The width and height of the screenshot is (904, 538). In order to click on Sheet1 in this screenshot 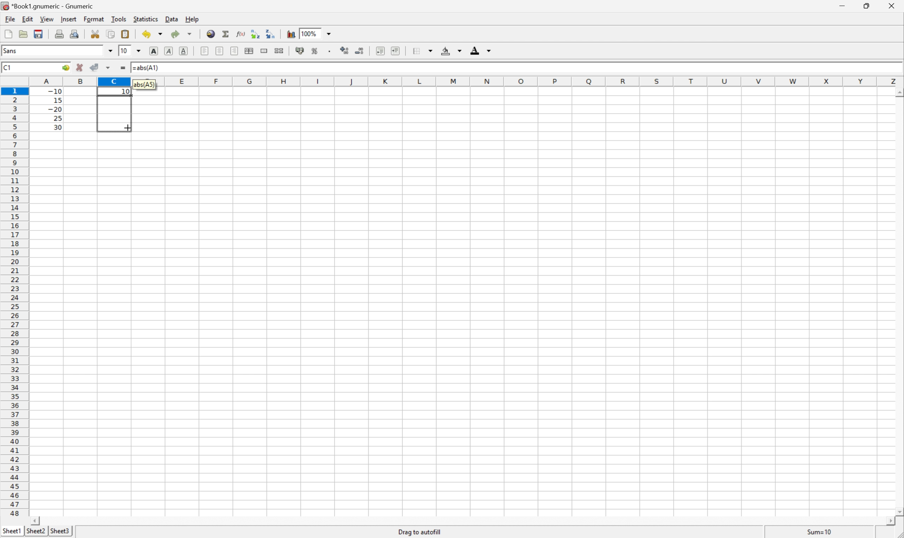, I will do `click(12, 530)`.